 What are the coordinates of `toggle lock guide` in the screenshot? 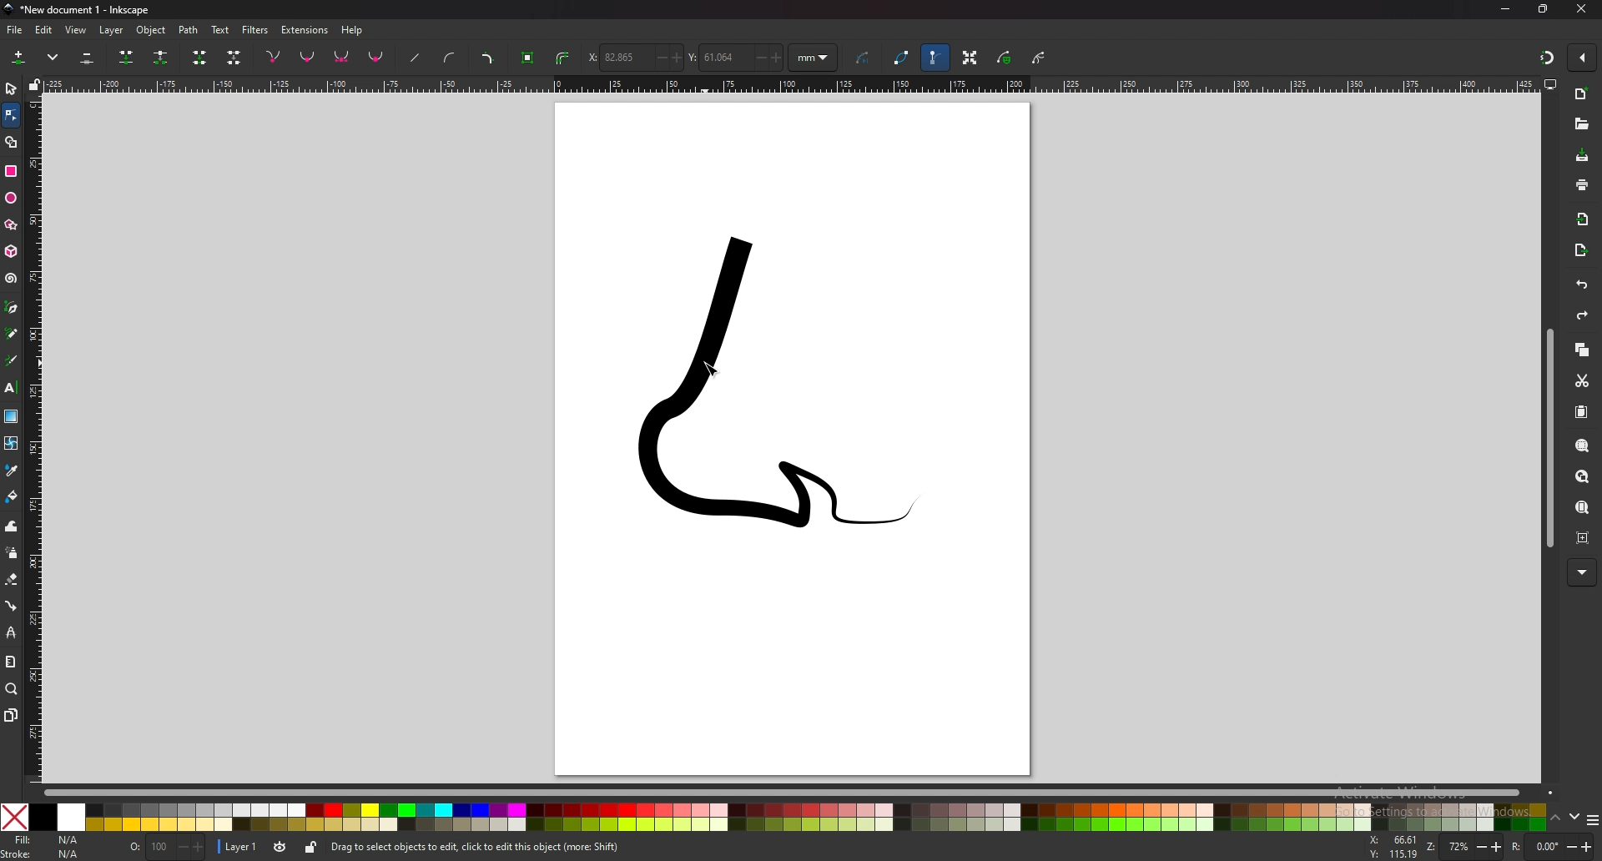 It's located at (35, 84).